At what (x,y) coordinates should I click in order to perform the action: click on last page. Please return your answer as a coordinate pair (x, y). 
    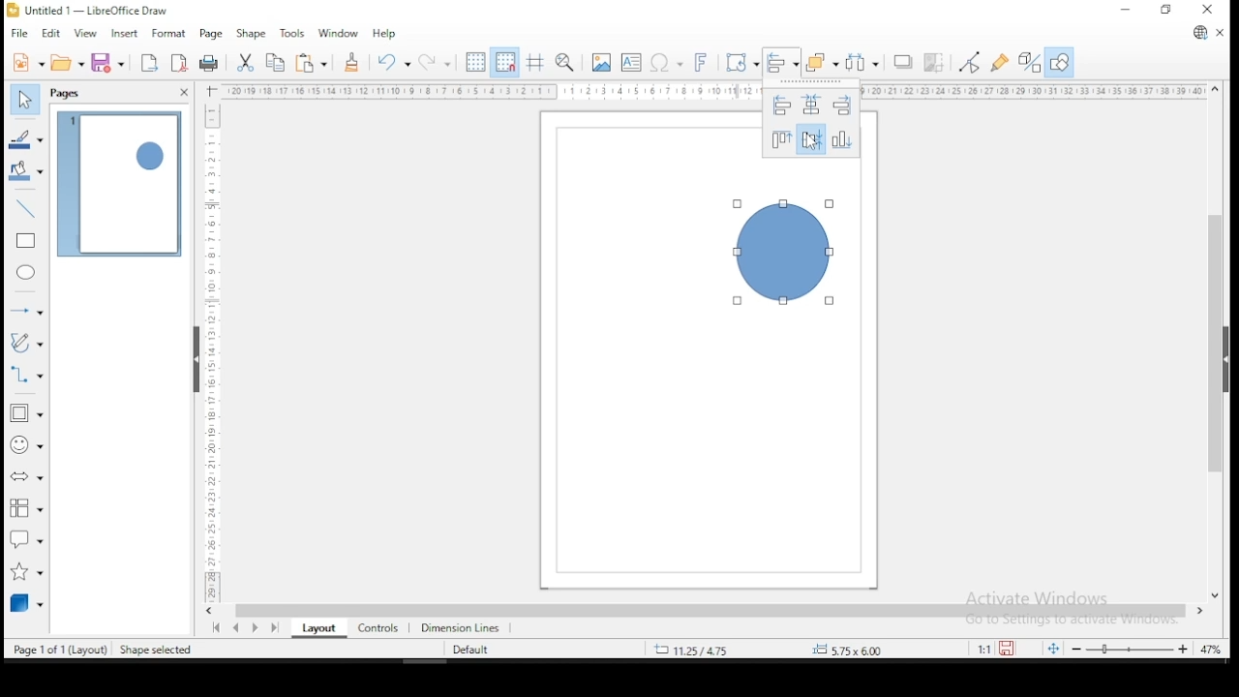
    Looking at the image, I should click on (278, 626).